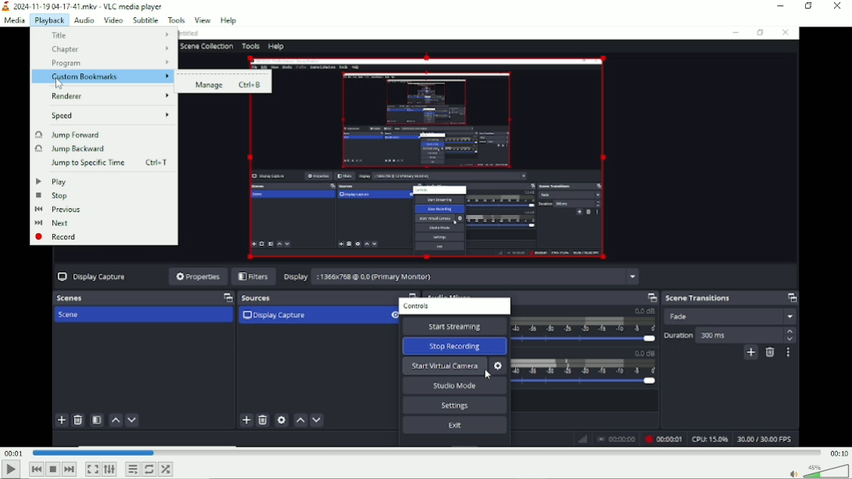 This screenshot has height=479, width=852. I want to click on Previous, so click(36, 470).